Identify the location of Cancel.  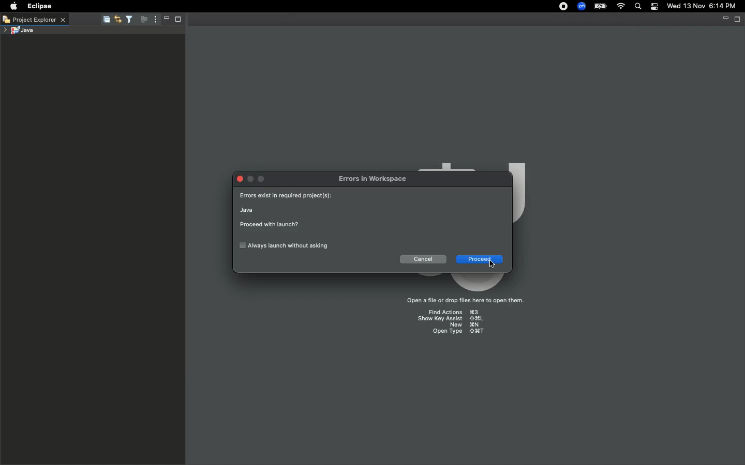
(423, 258).